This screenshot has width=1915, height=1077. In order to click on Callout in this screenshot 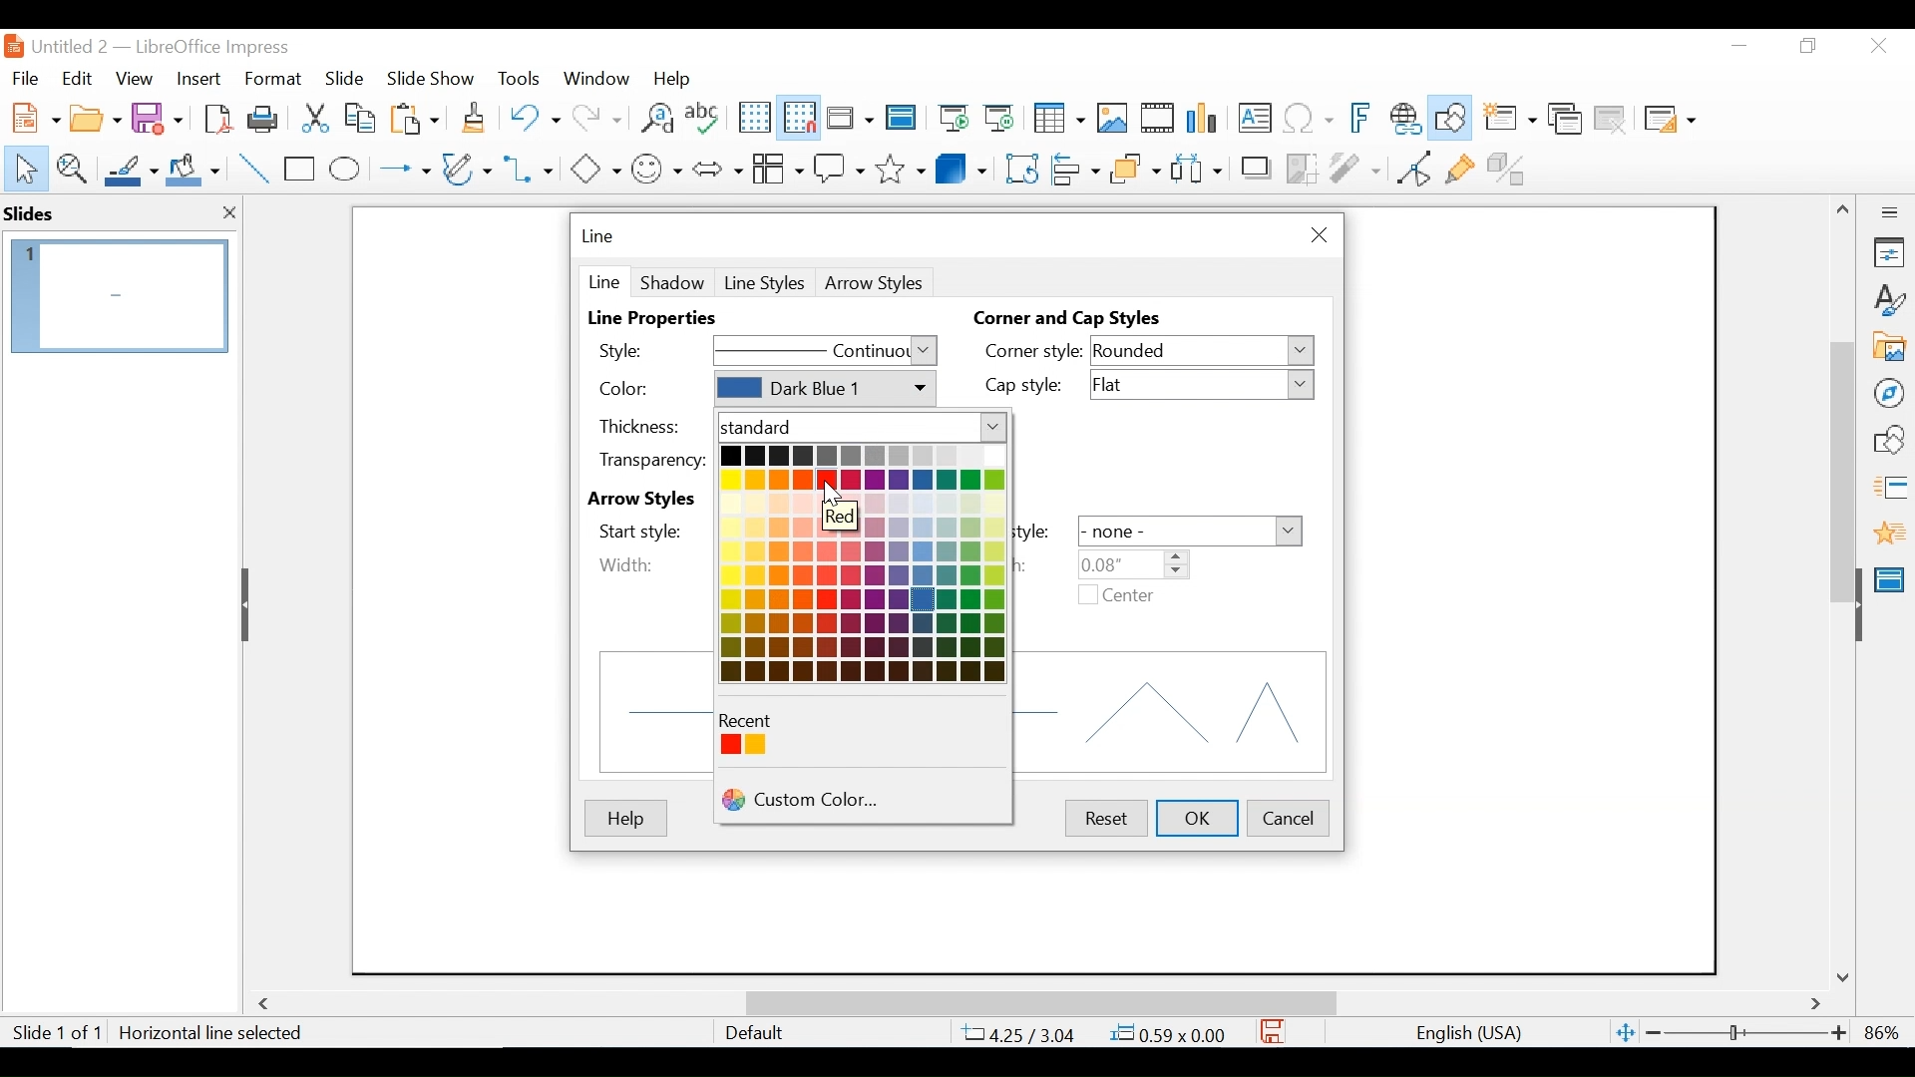, I will do `click(839, 167)`.